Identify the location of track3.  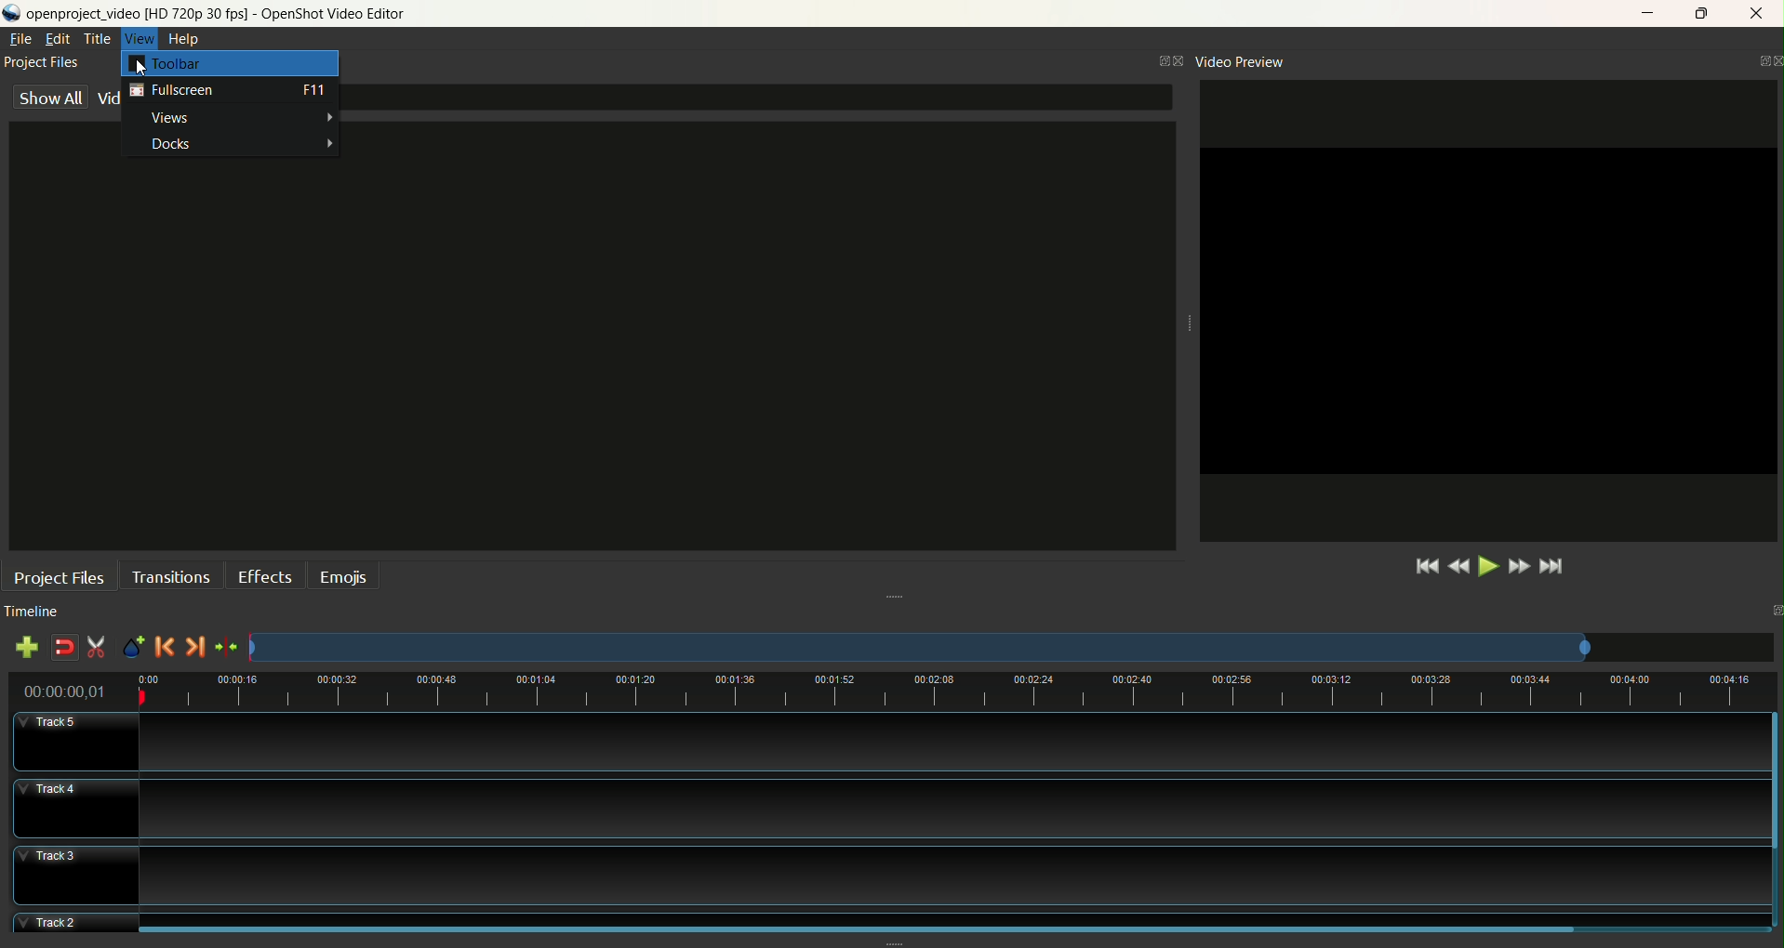
(894, 872).